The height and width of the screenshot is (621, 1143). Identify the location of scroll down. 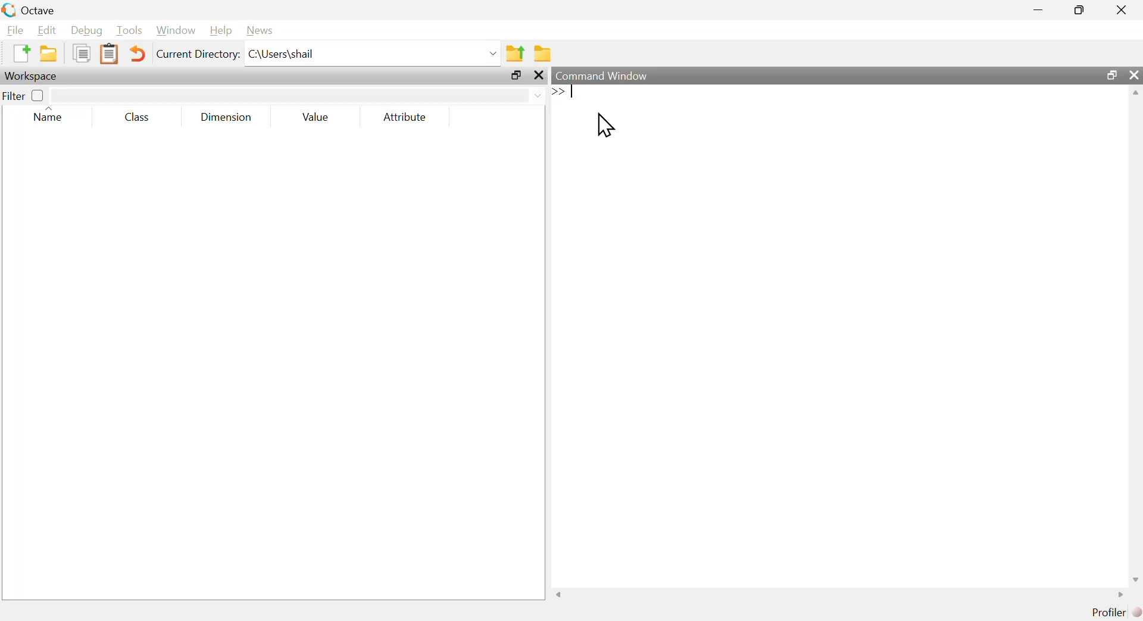
(1135, 579).